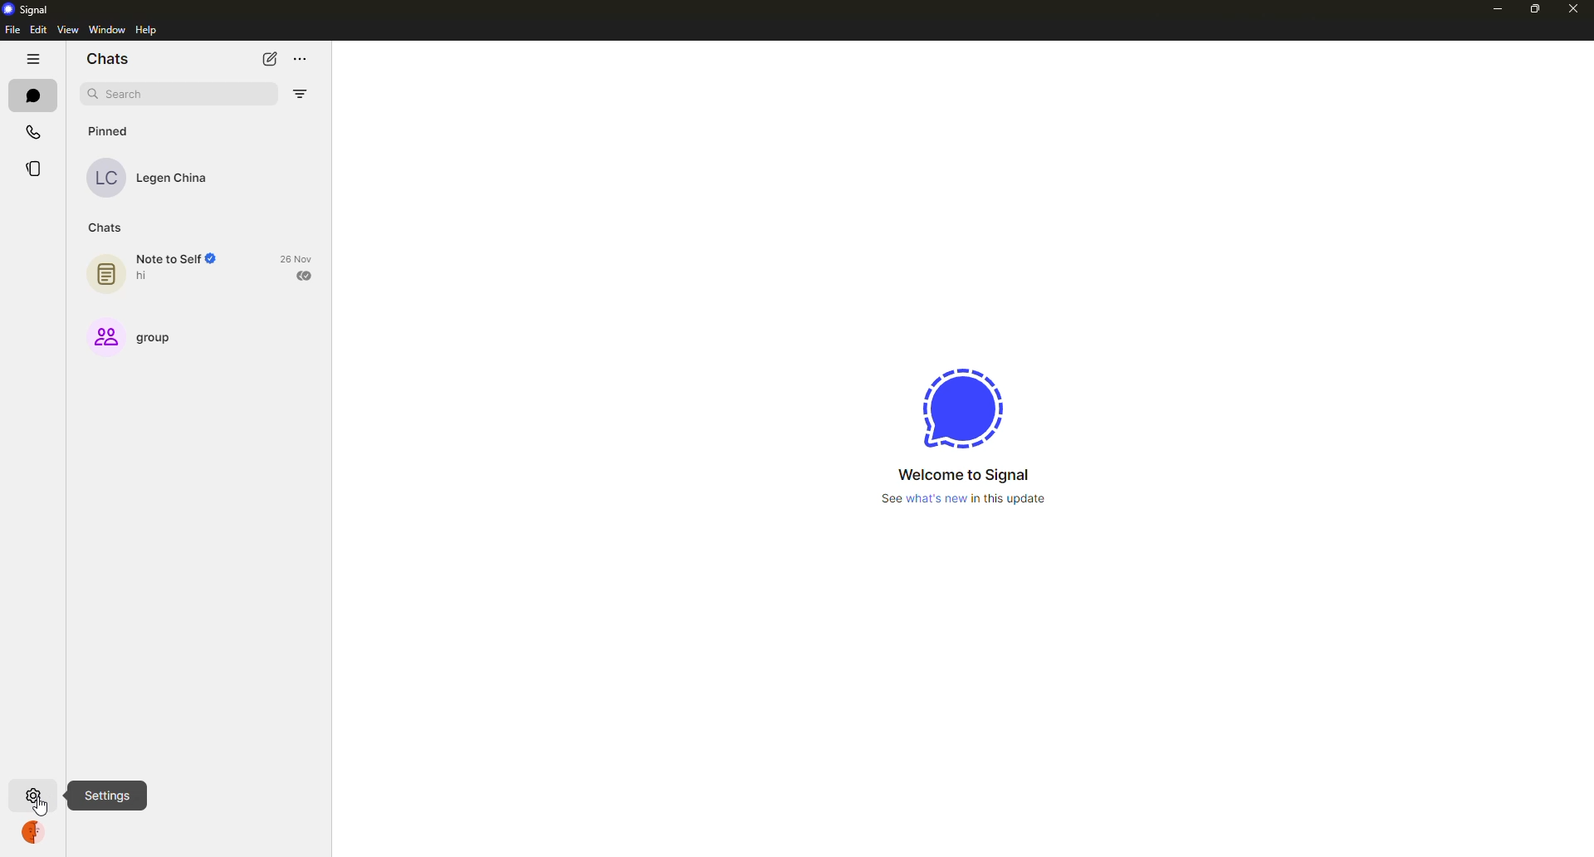 The width and height of the screenshot is (1594, 857). Describe the element at coordinates (182, 258) in the screenshot. I see `note to self` at that location.